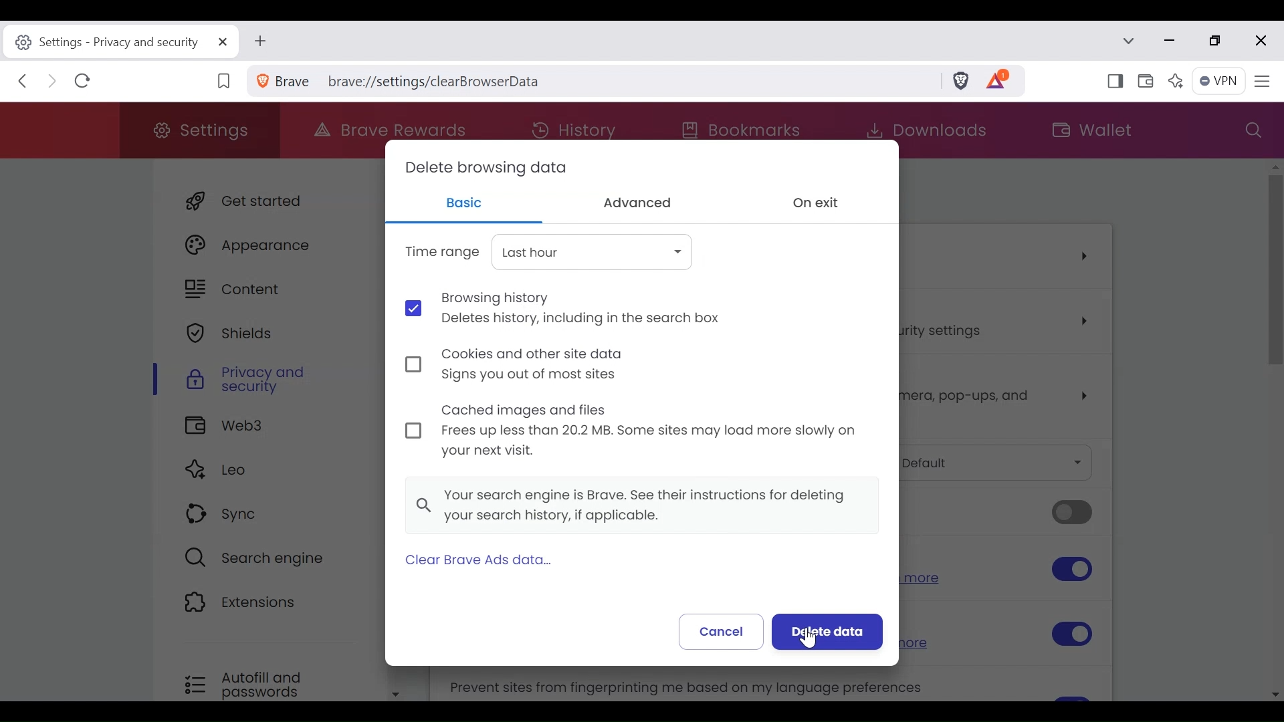 The image size is (1284, 722). I want to click on Refresh, so click(84, 83).